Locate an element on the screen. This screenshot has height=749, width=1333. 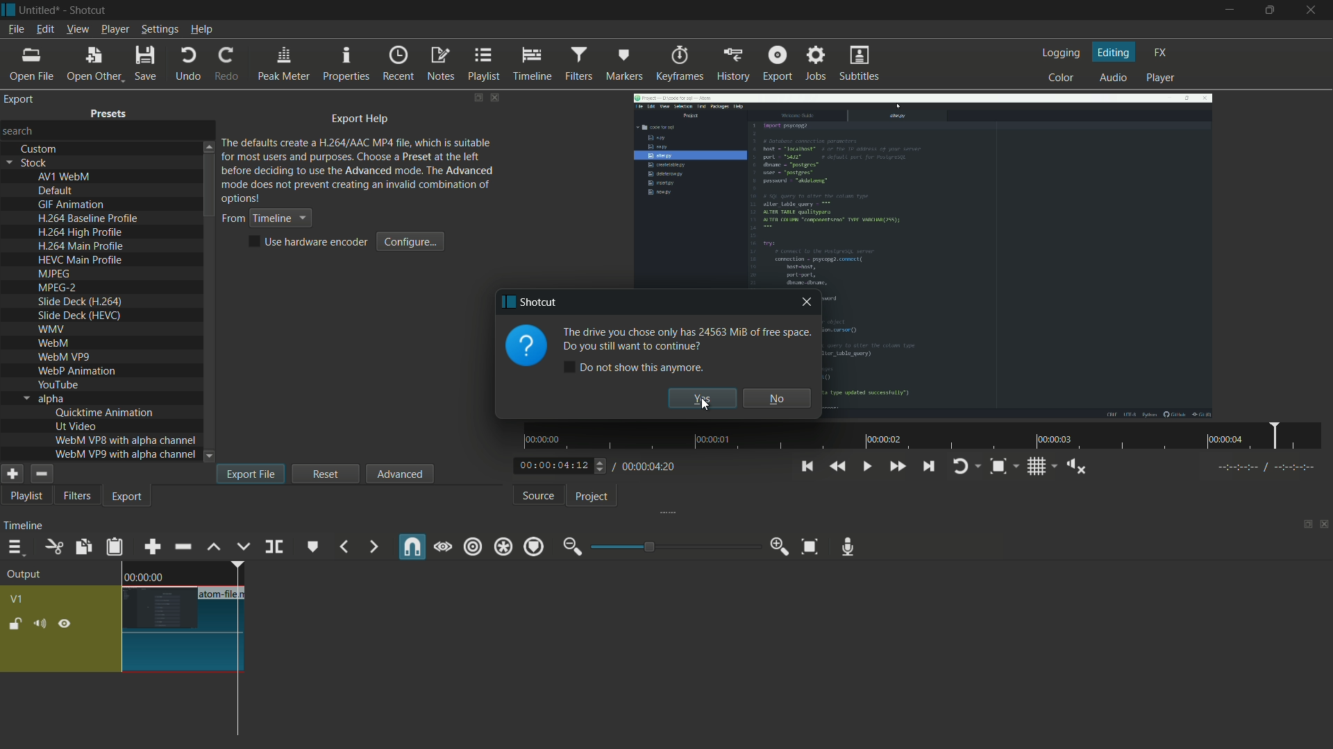
no is located at coordinates (778, 397).